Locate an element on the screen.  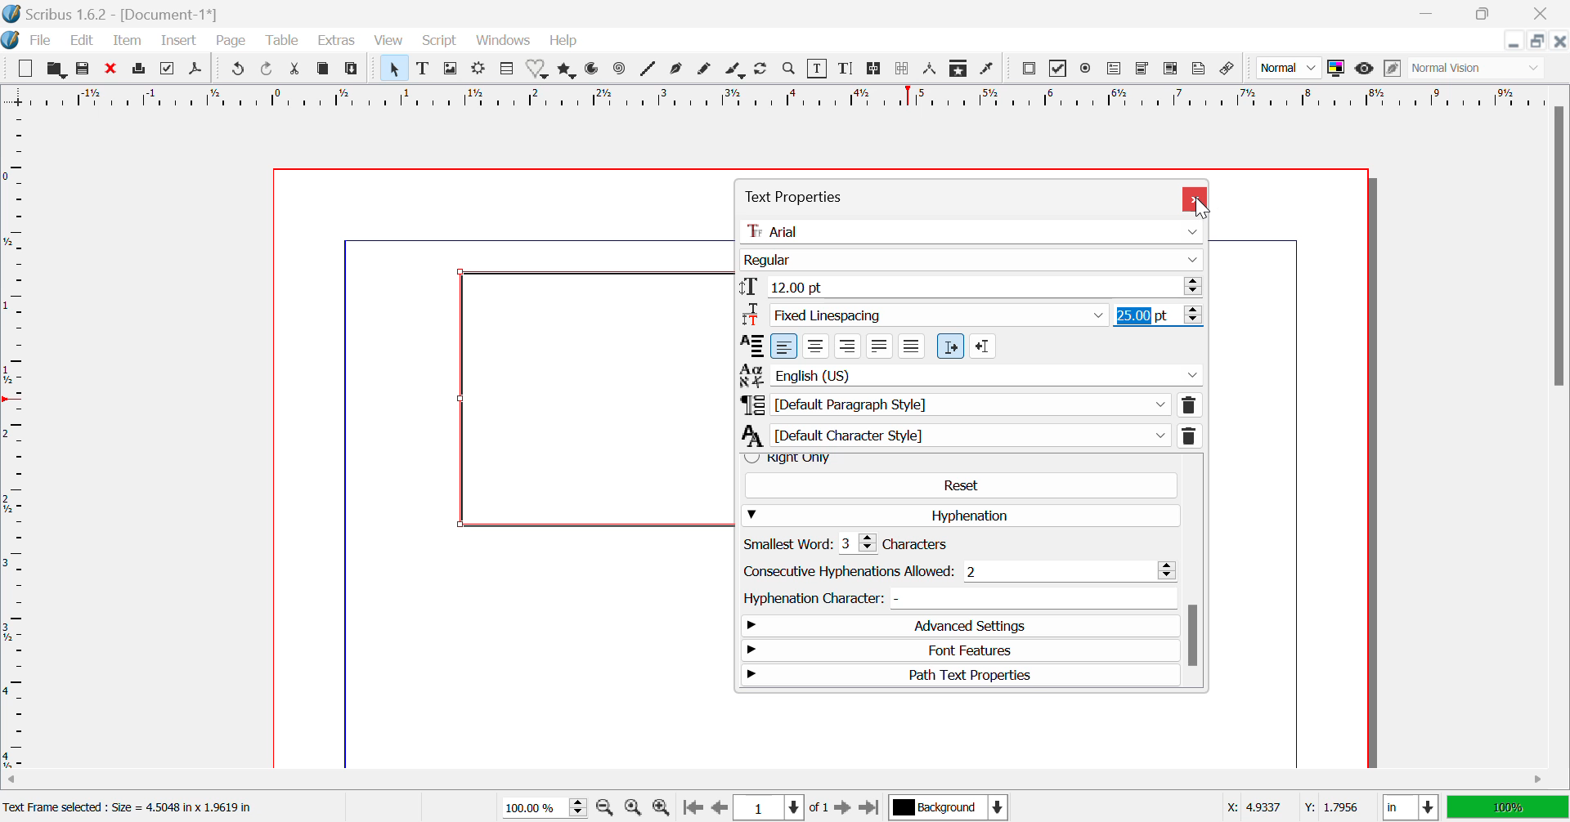
Zoom In is located at coordinates (661, 808).